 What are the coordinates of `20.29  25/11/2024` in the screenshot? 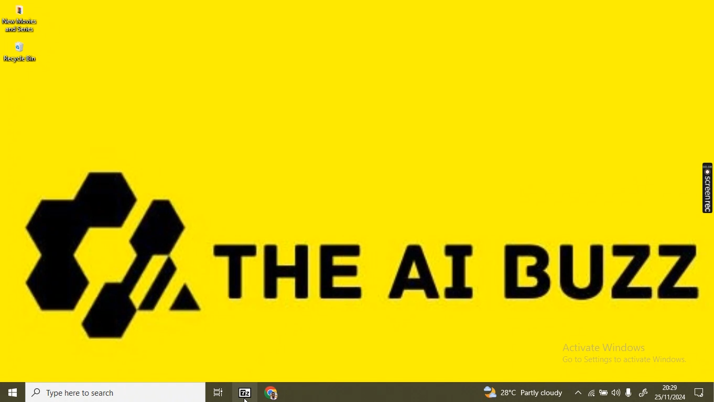 It's located at (669, 393).